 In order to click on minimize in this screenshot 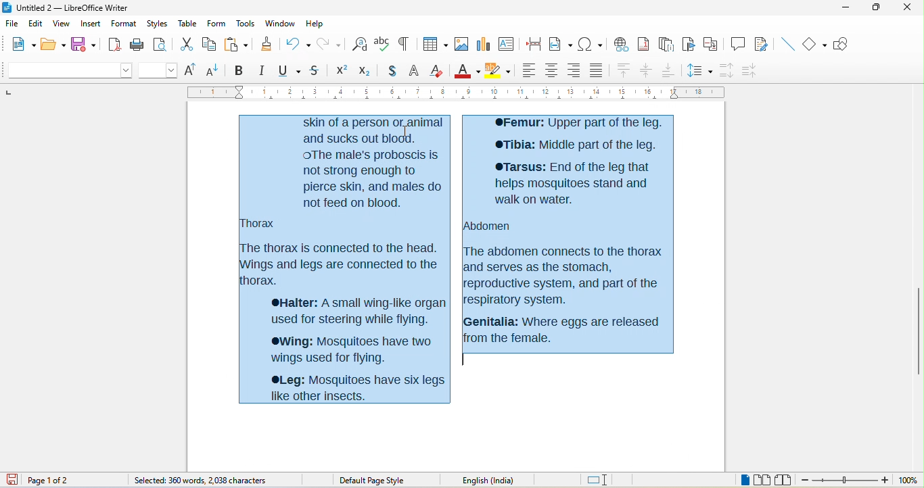, I will do `click(843, 9)`.